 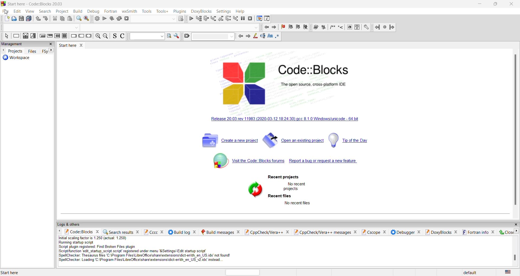 I want to click on build, so click(x=316, y=27).